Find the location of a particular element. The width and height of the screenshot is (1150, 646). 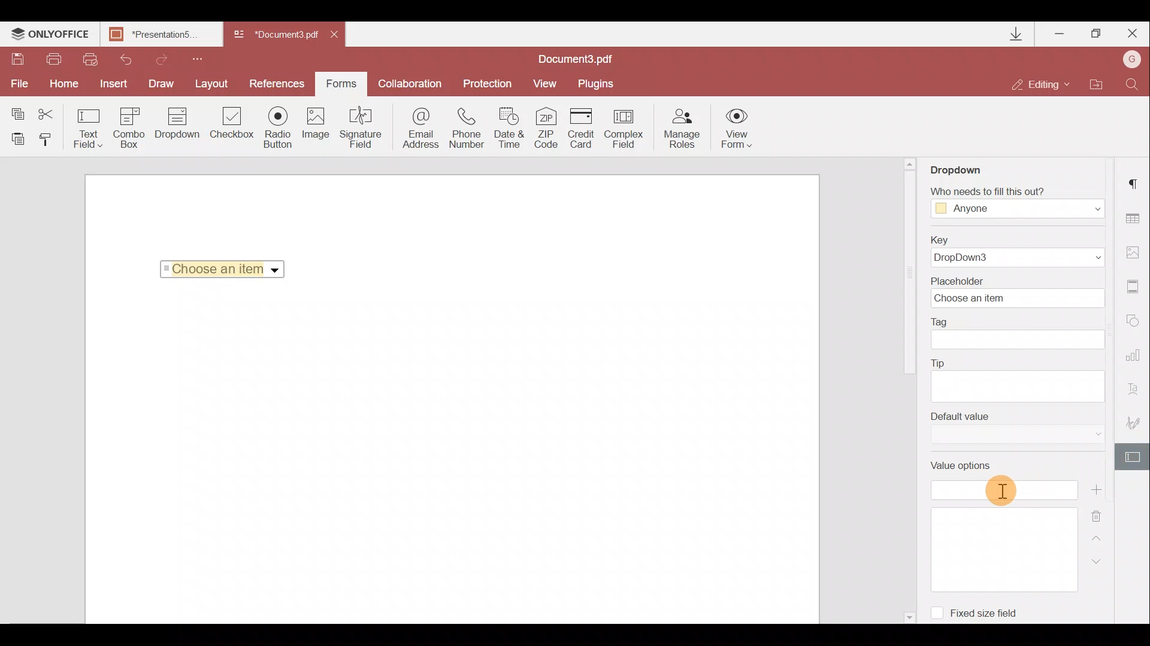

Selected Item is located at coordinates (219, 269).